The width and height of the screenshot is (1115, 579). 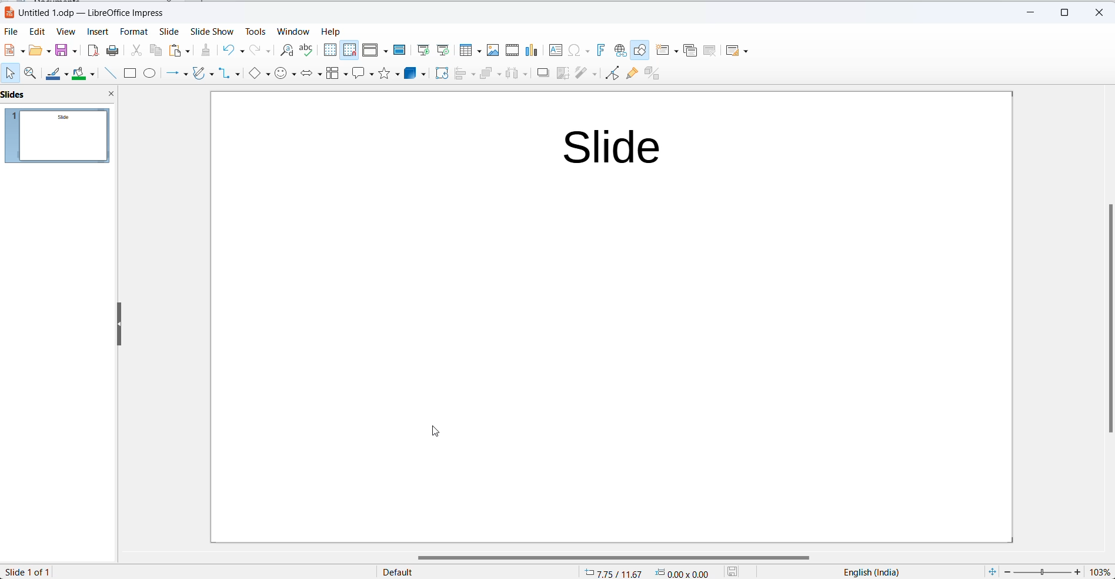 What do you see at coordinates (258, 75) in the screenshot?
I see `basic shapes` at bounding box center [258, 75].